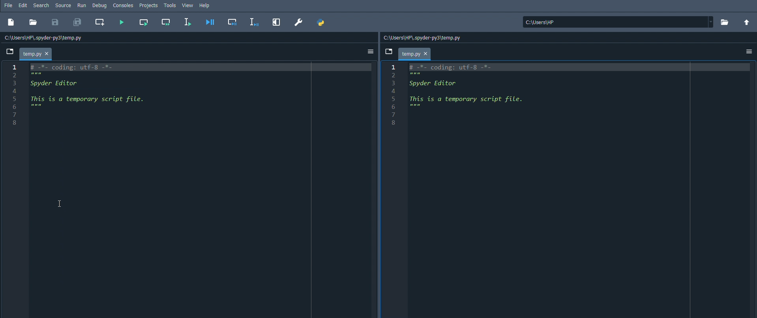 Image resolution: width=757 pixels, height=318 pixels. What do you see at coordinates (255, 21) in the screenshot?
I see `Debug selection or current line` at bounding box center [255, 21].